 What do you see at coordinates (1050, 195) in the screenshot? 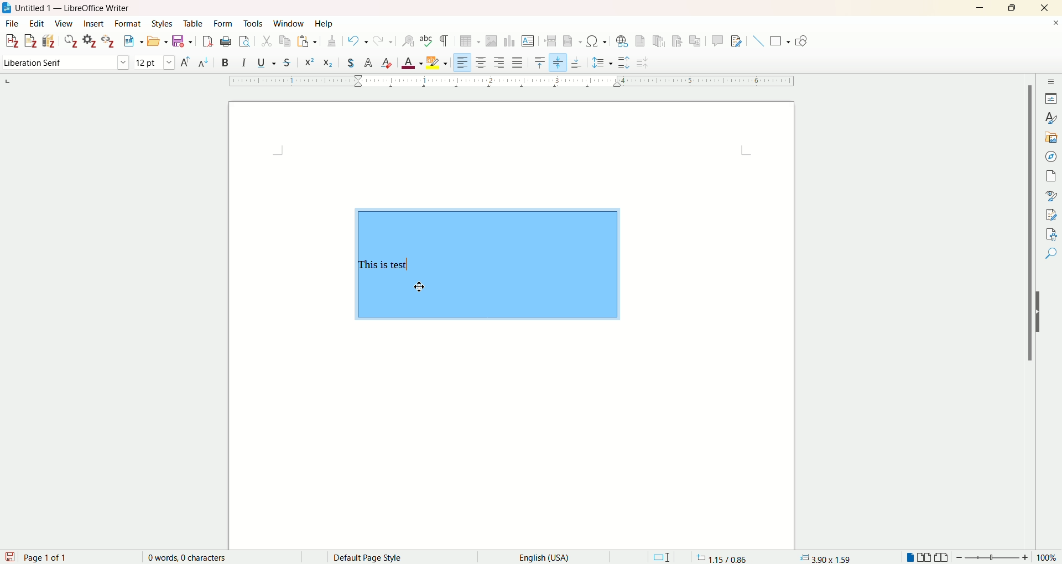
I see `style inspector` at bounding box center [1050, 195].